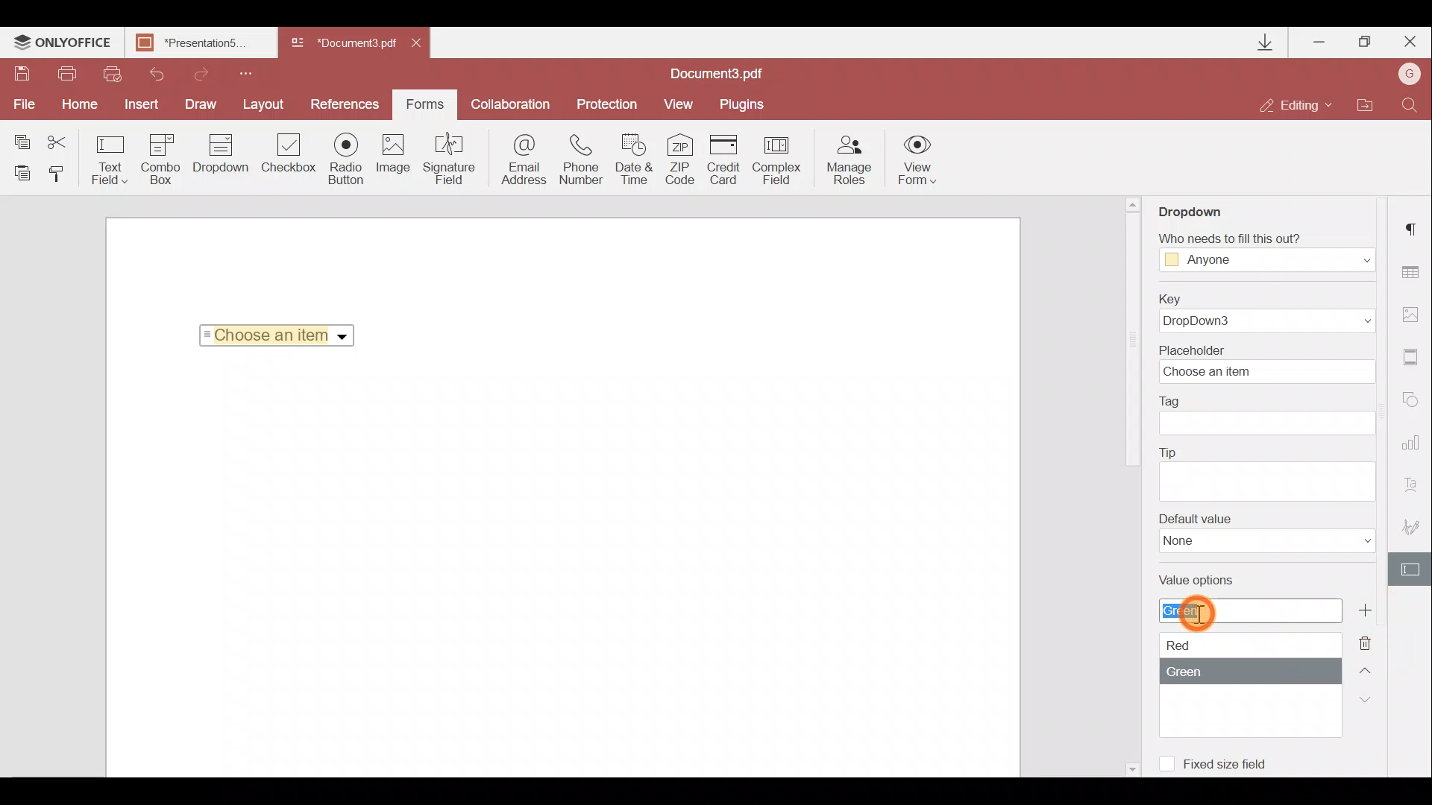  I want to click on Dropdown, so click(1196, 210).